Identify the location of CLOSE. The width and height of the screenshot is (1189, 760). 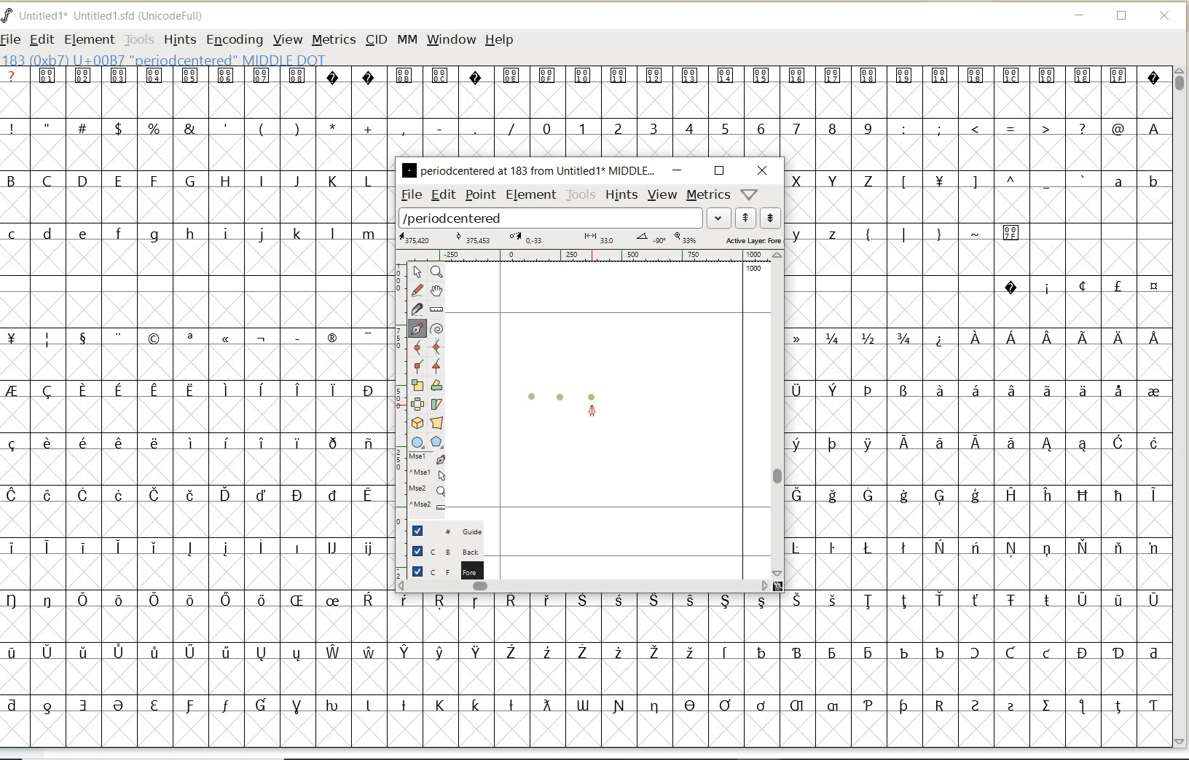
(1166, 16).